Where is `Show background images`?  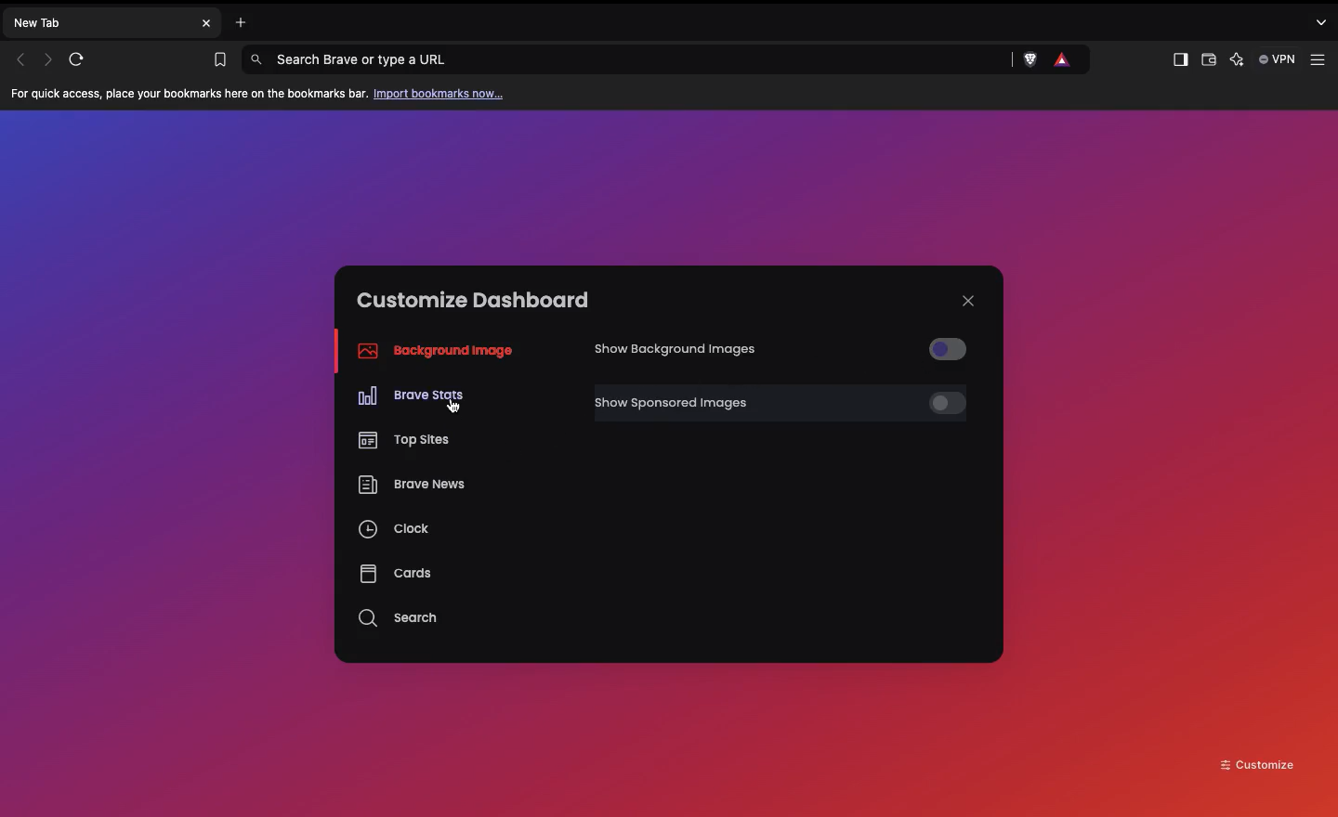
Show background images is located at coordinates (681, 350).